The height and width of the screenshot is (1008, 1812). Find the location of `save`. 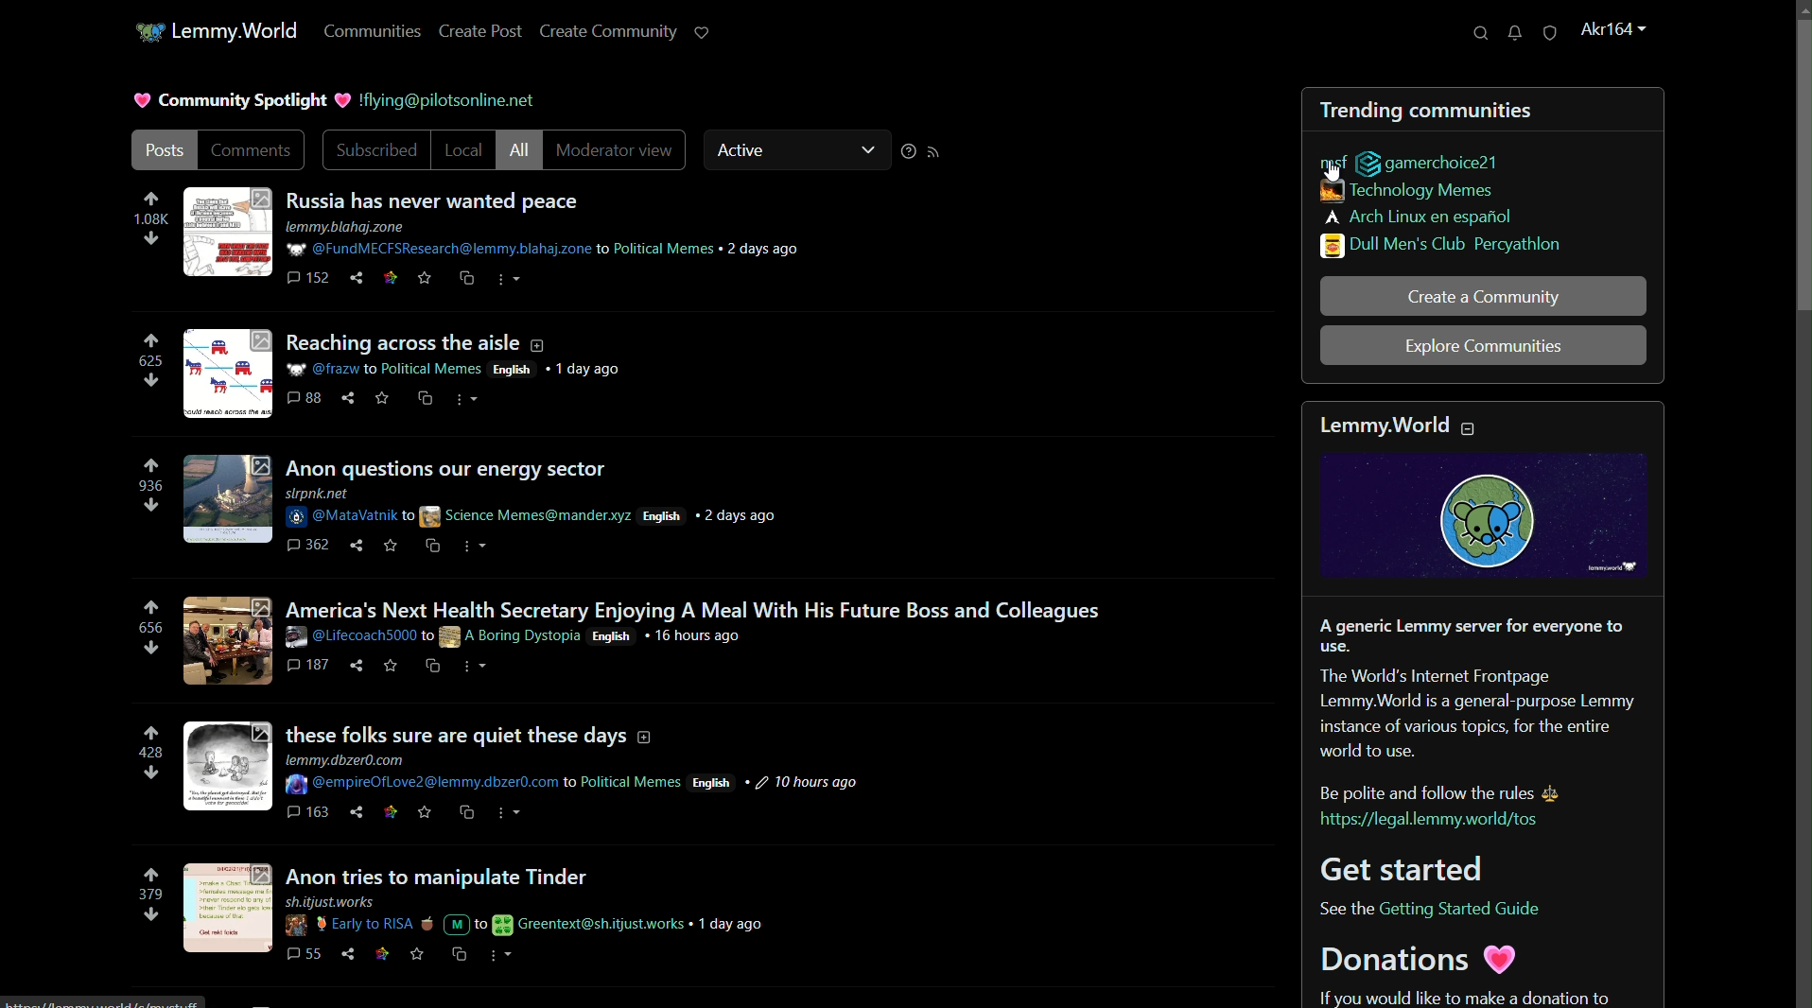

save is located at coordinates (416, 954).